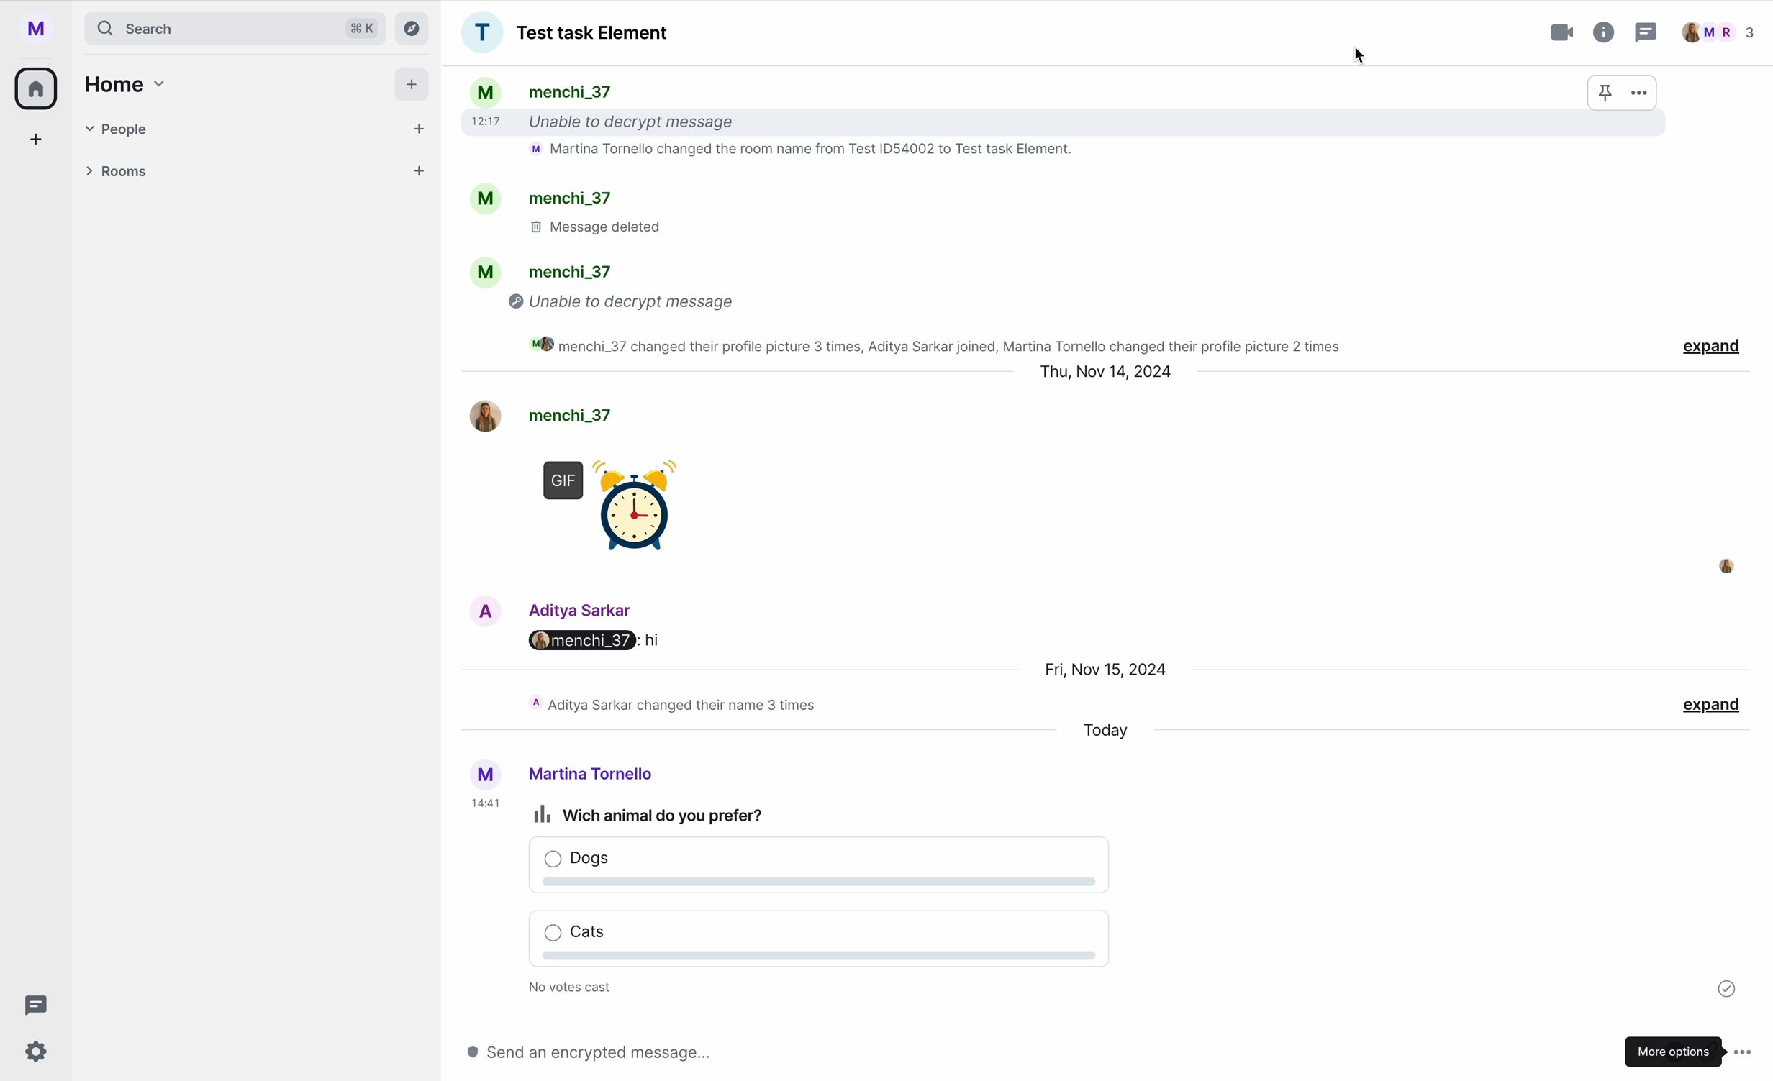 Image resolution: width=1773 pixels, height=1081 pixels. Describe the element at coordinates (811, 943) in the screenshot. I see `cats` at that location.